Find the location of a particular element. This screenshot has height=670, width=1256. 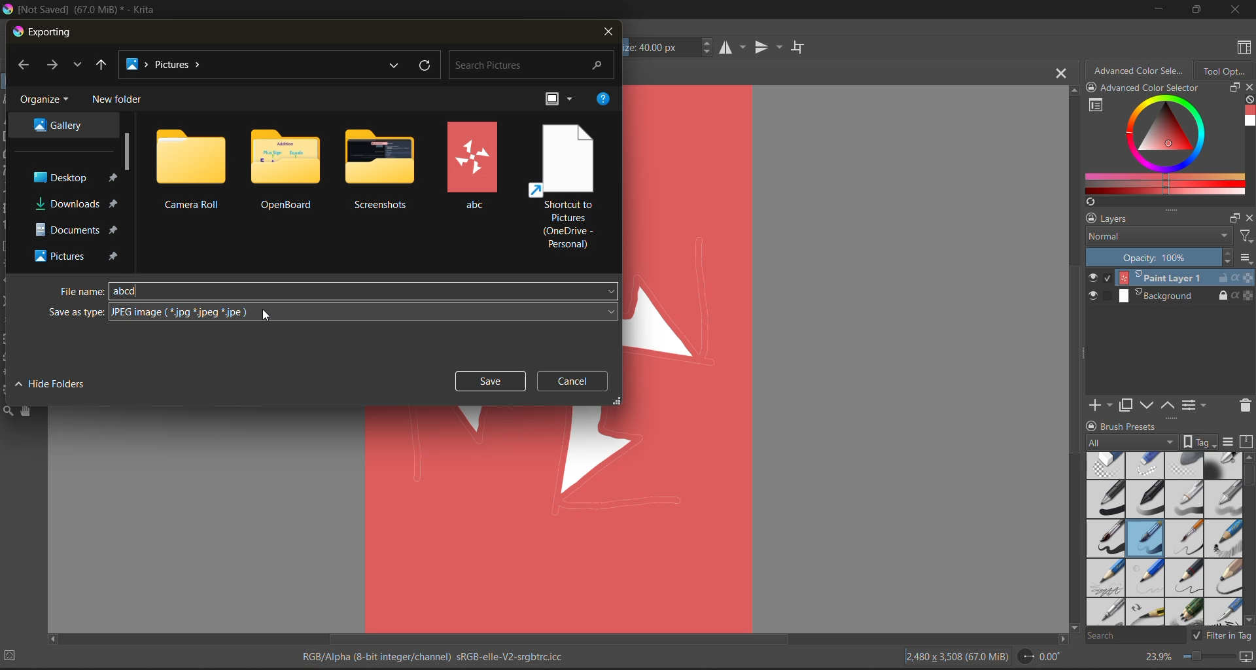

change view is located at coordinates (559, 99).